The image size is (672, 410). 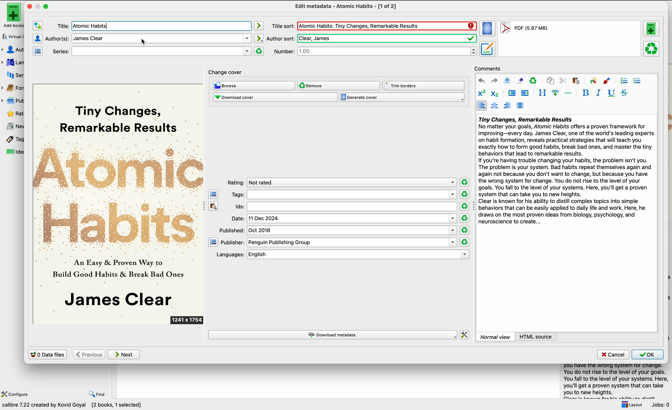 What do you see at coordinates (93, 26) in the screenshot?
I see `title modified` at bounding box center [93, 26].